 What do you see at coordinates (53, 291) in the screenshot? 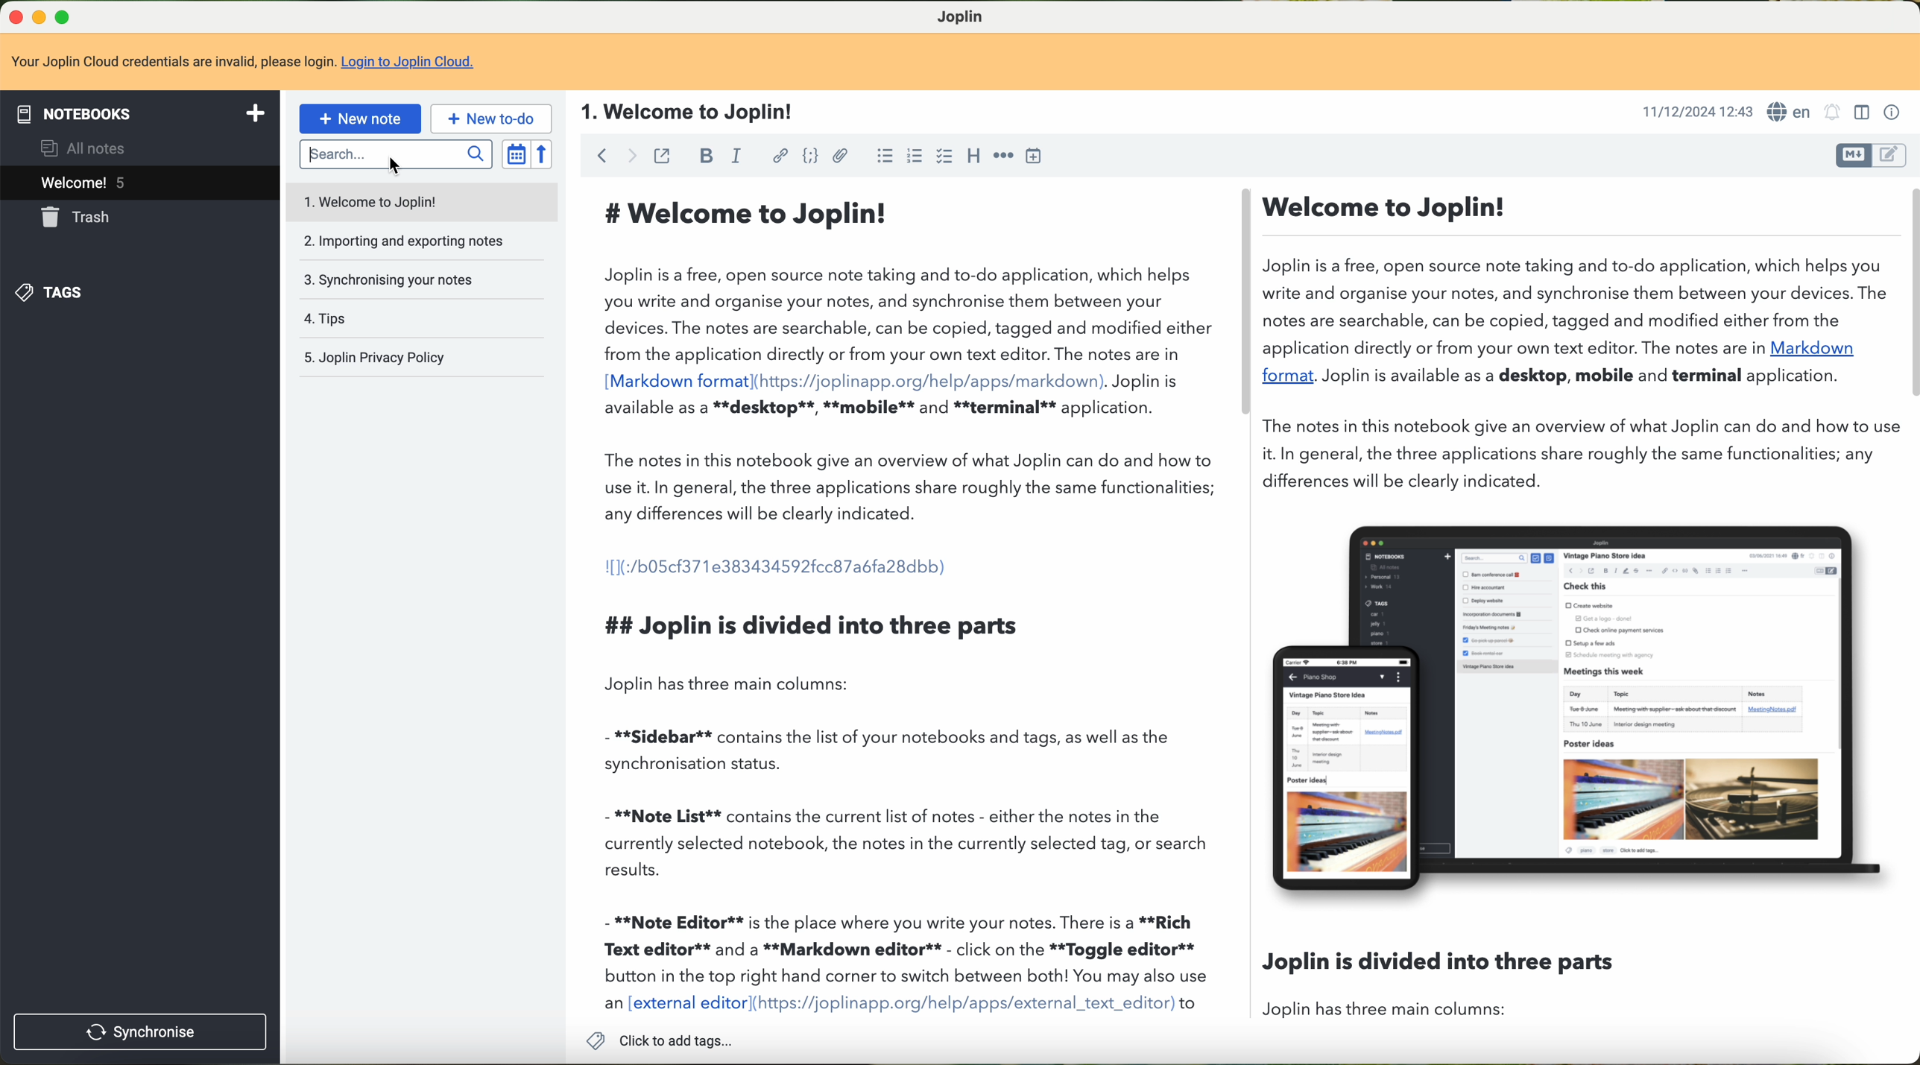
I see `tags` at bounding box center [53, 291].